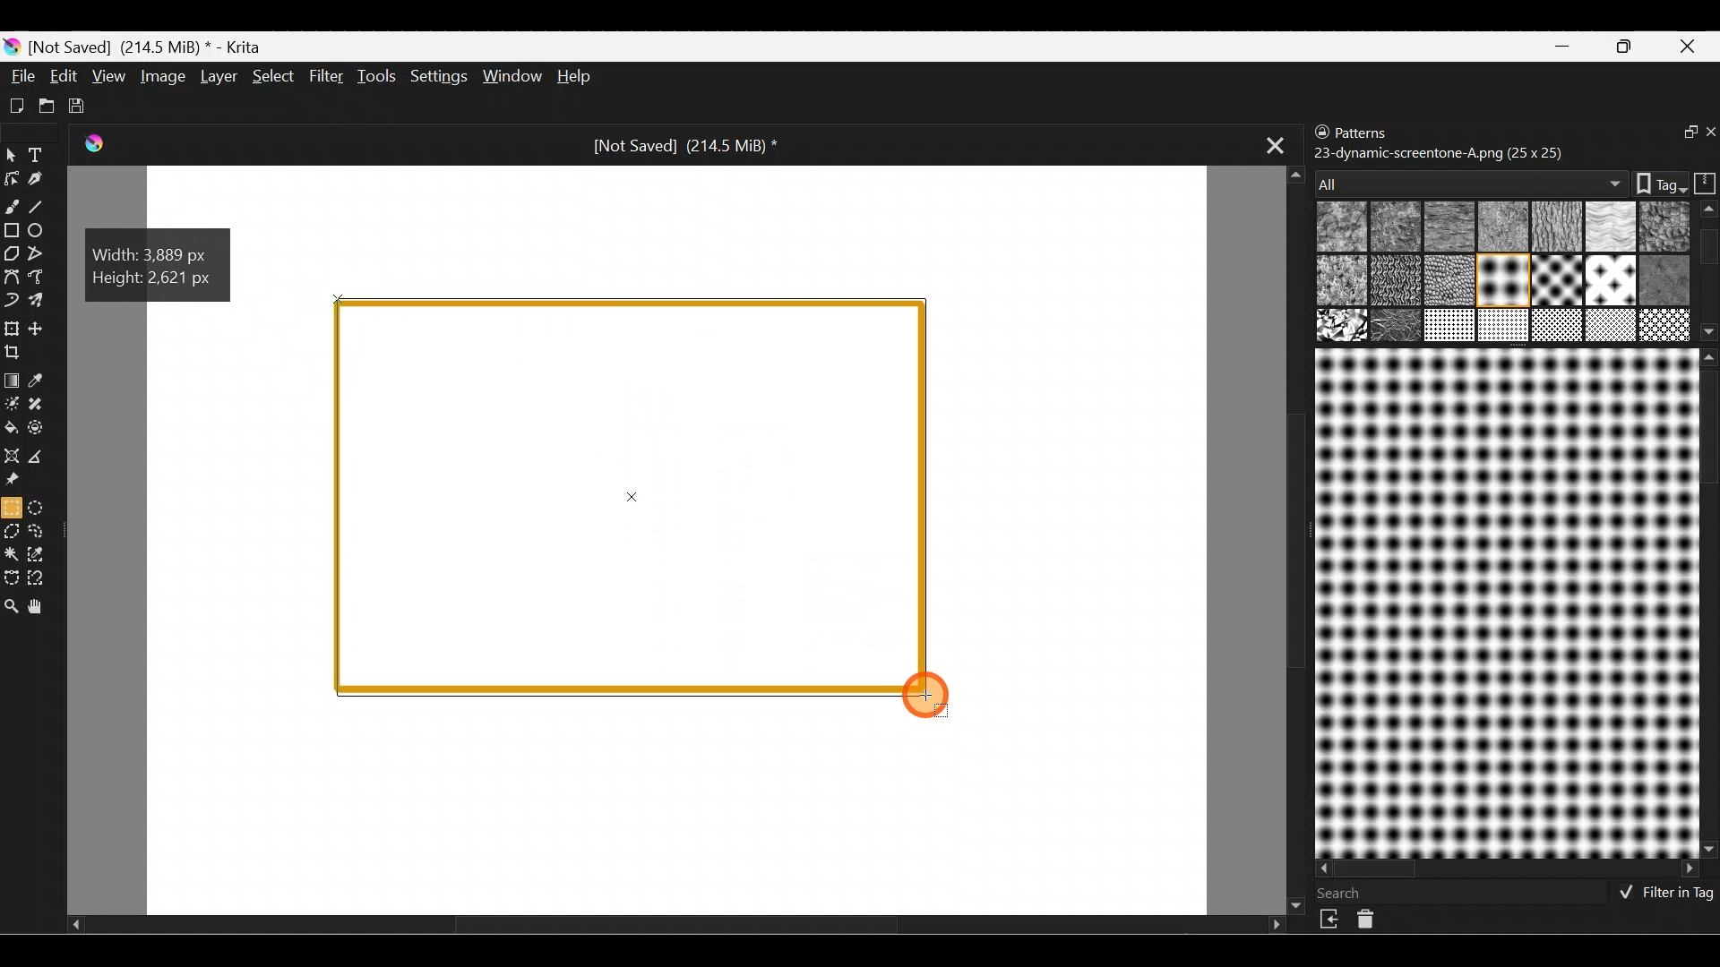 This screenshot has width=1720, height=967. I want to click on Polygon tool, so click(11, 251).